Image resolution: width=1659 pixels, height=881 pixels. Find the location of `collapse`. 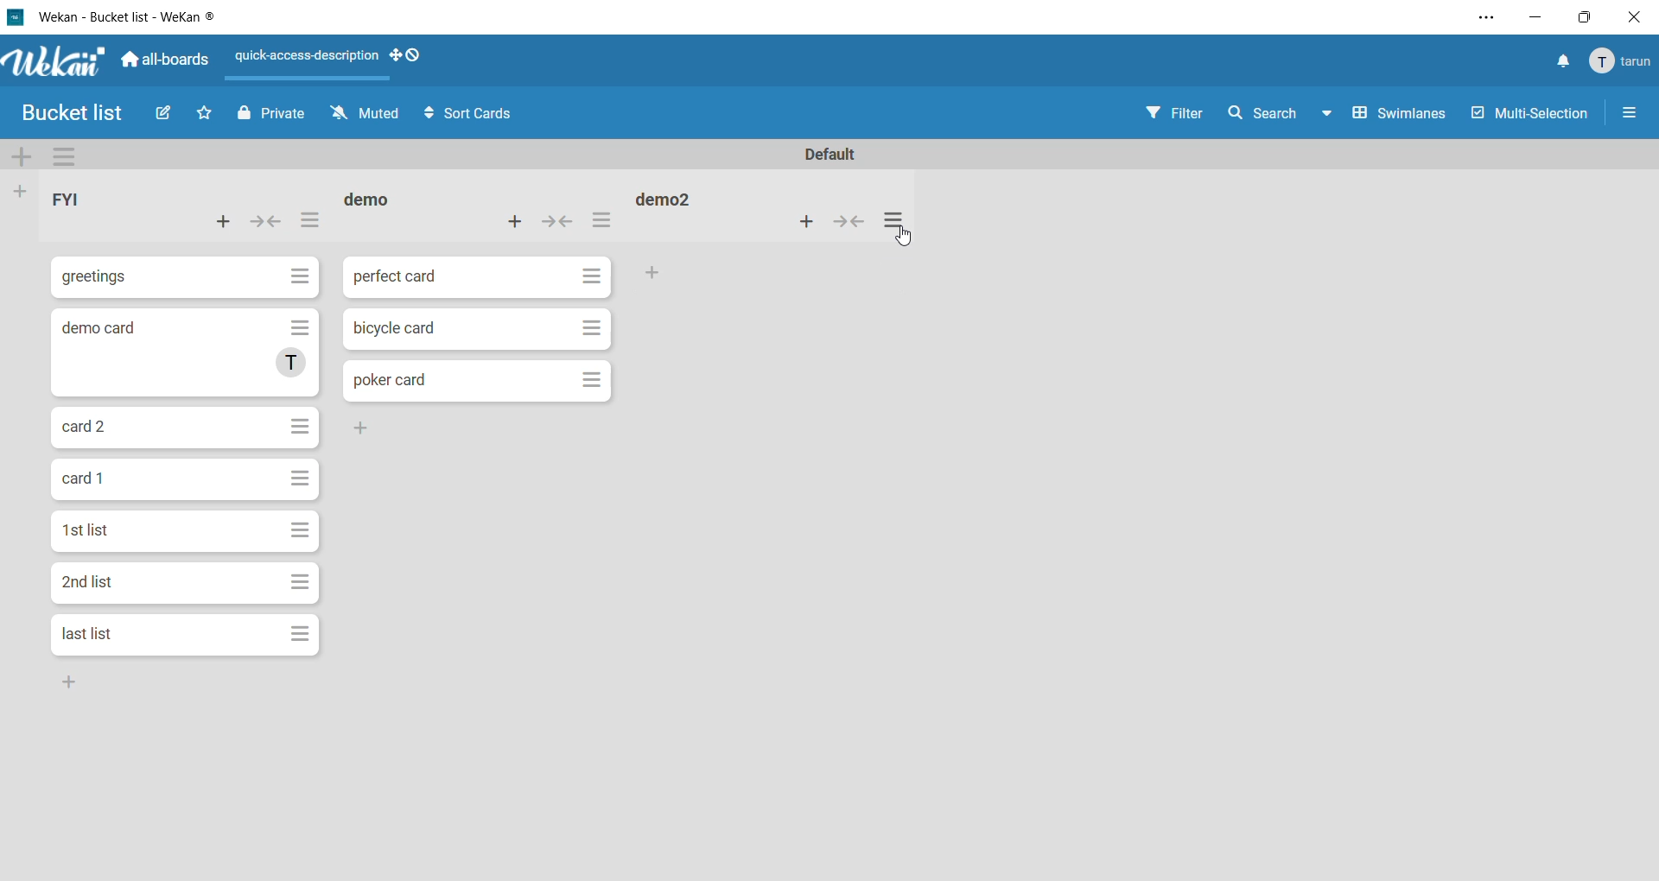

collapse is located at coordinates (267, 222).